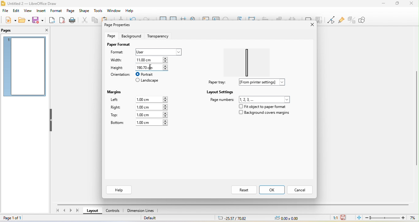 Image resolution: width=419 pixels, height=222 pixels. Describe the element at coordinates (391, 218) in the screenshot. I see `zoom` at that location.